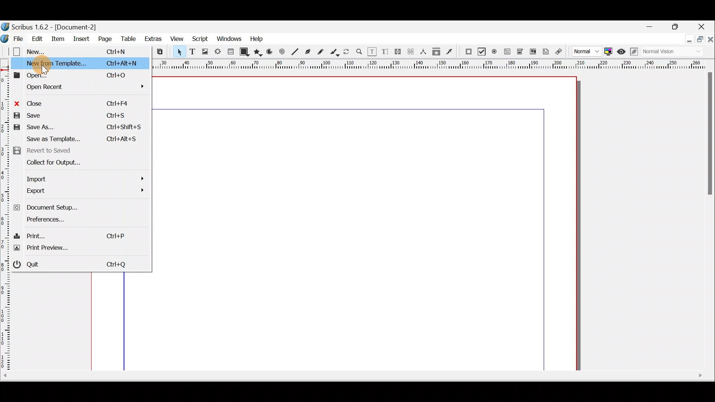  I want to click on Render frame, so click(217, 53).